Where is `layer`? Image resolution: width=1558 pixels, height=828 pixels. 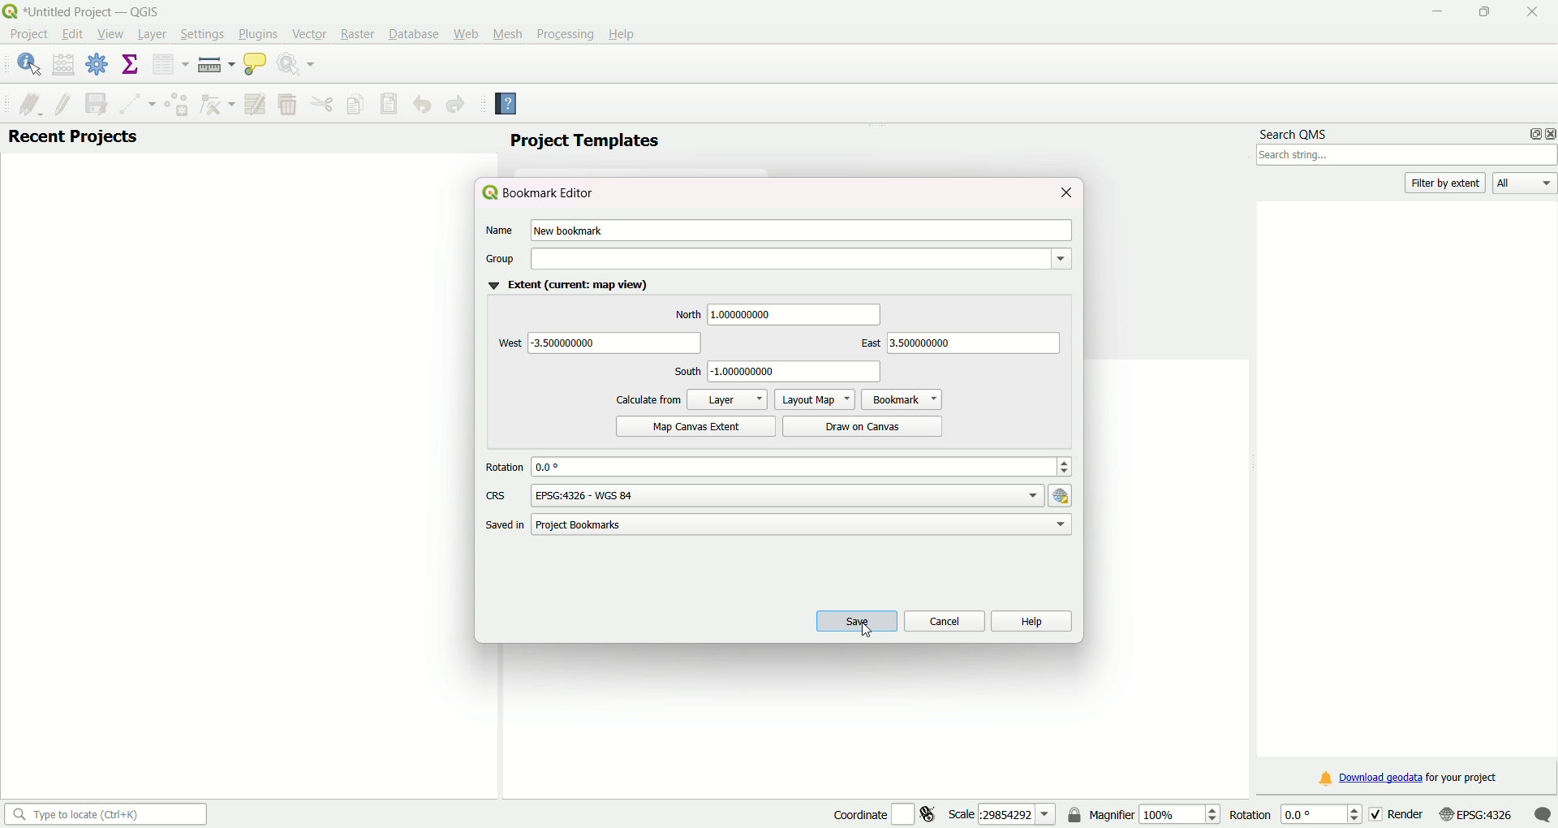 layer is located at coordinates (727, 399).